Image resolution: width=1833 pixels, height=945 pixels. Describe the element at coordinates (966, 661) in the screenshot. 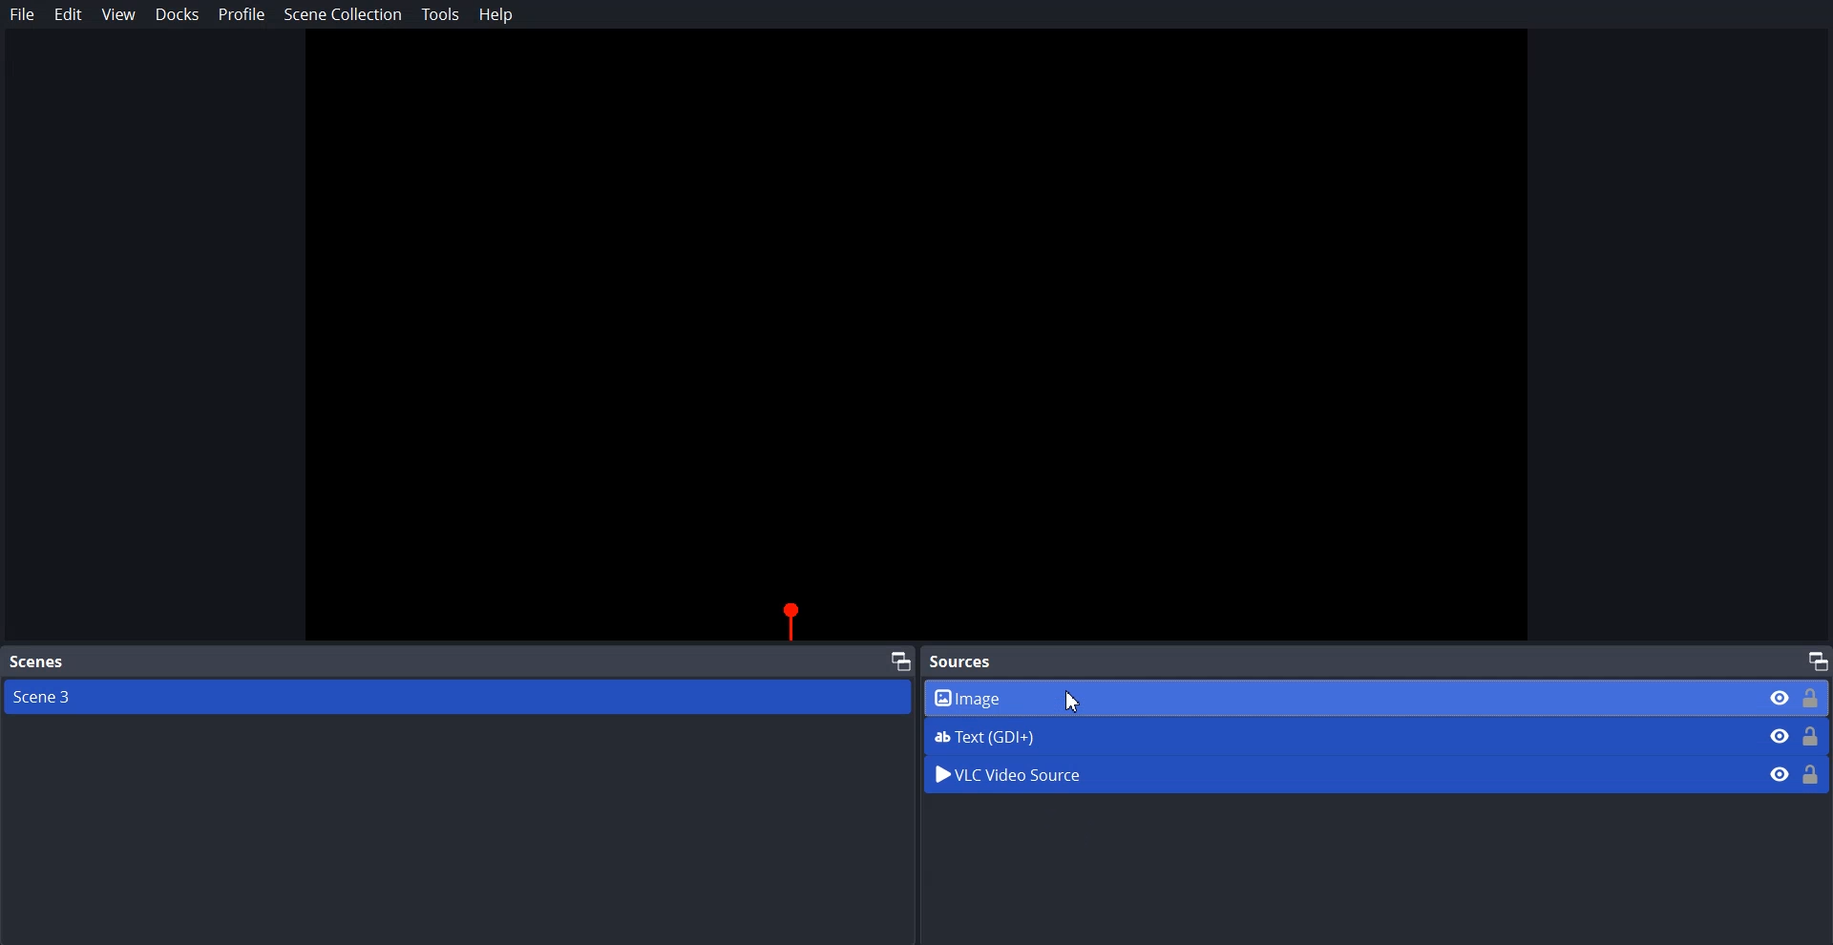

I see `Sources` at that location.